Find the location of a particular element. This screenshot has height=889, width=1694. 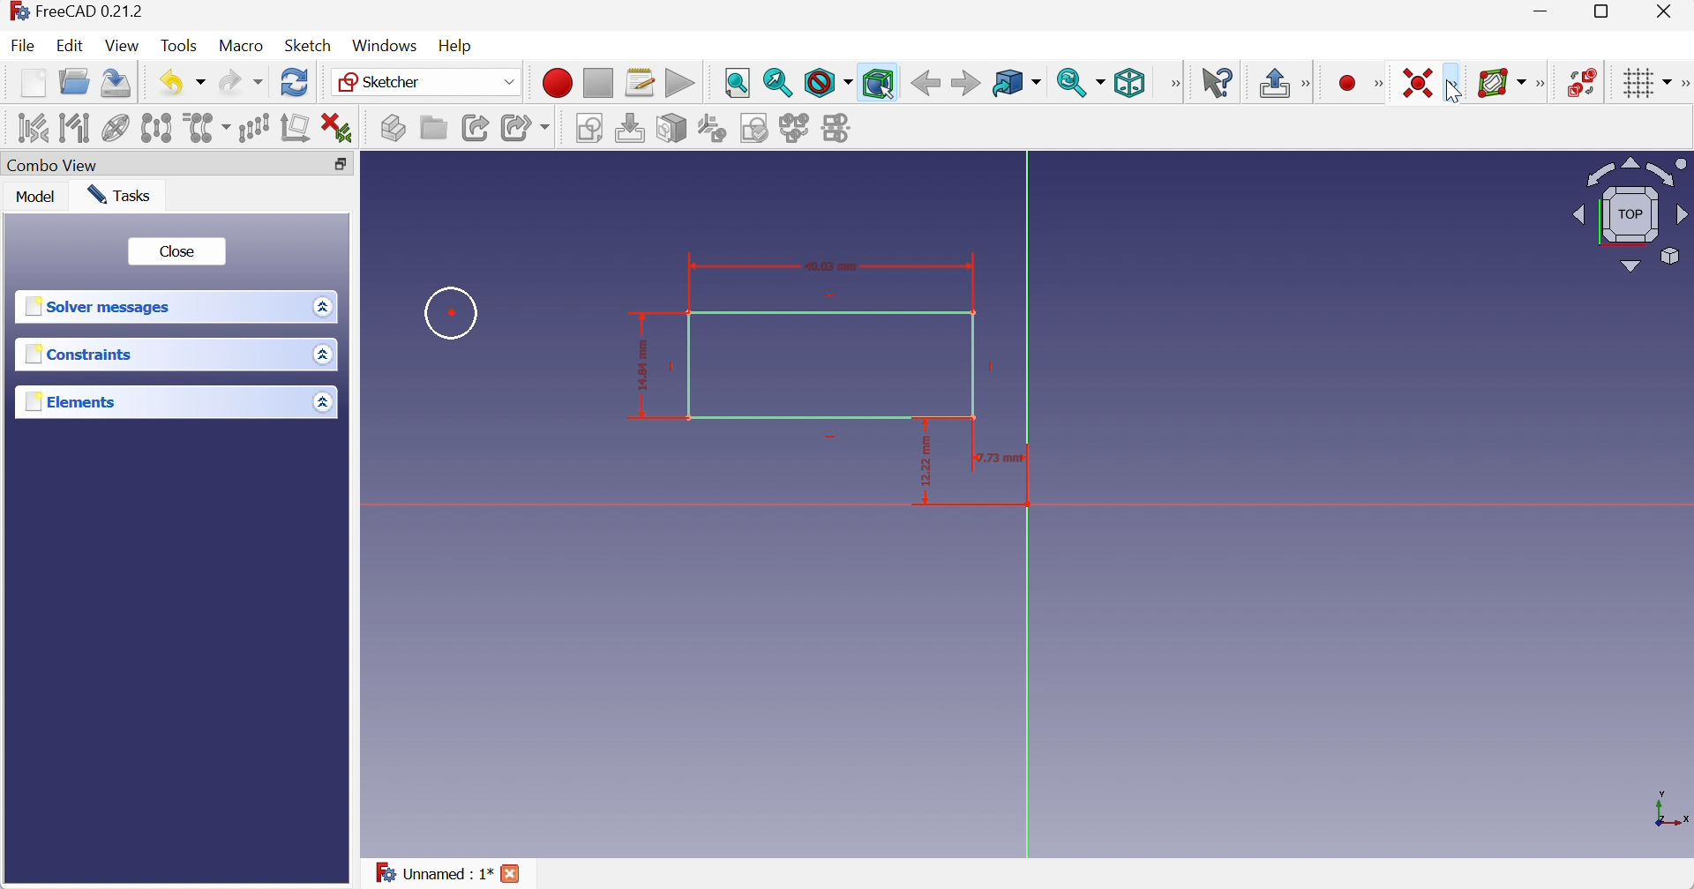

Remove axes alignment is located at coordinates (296, 128).